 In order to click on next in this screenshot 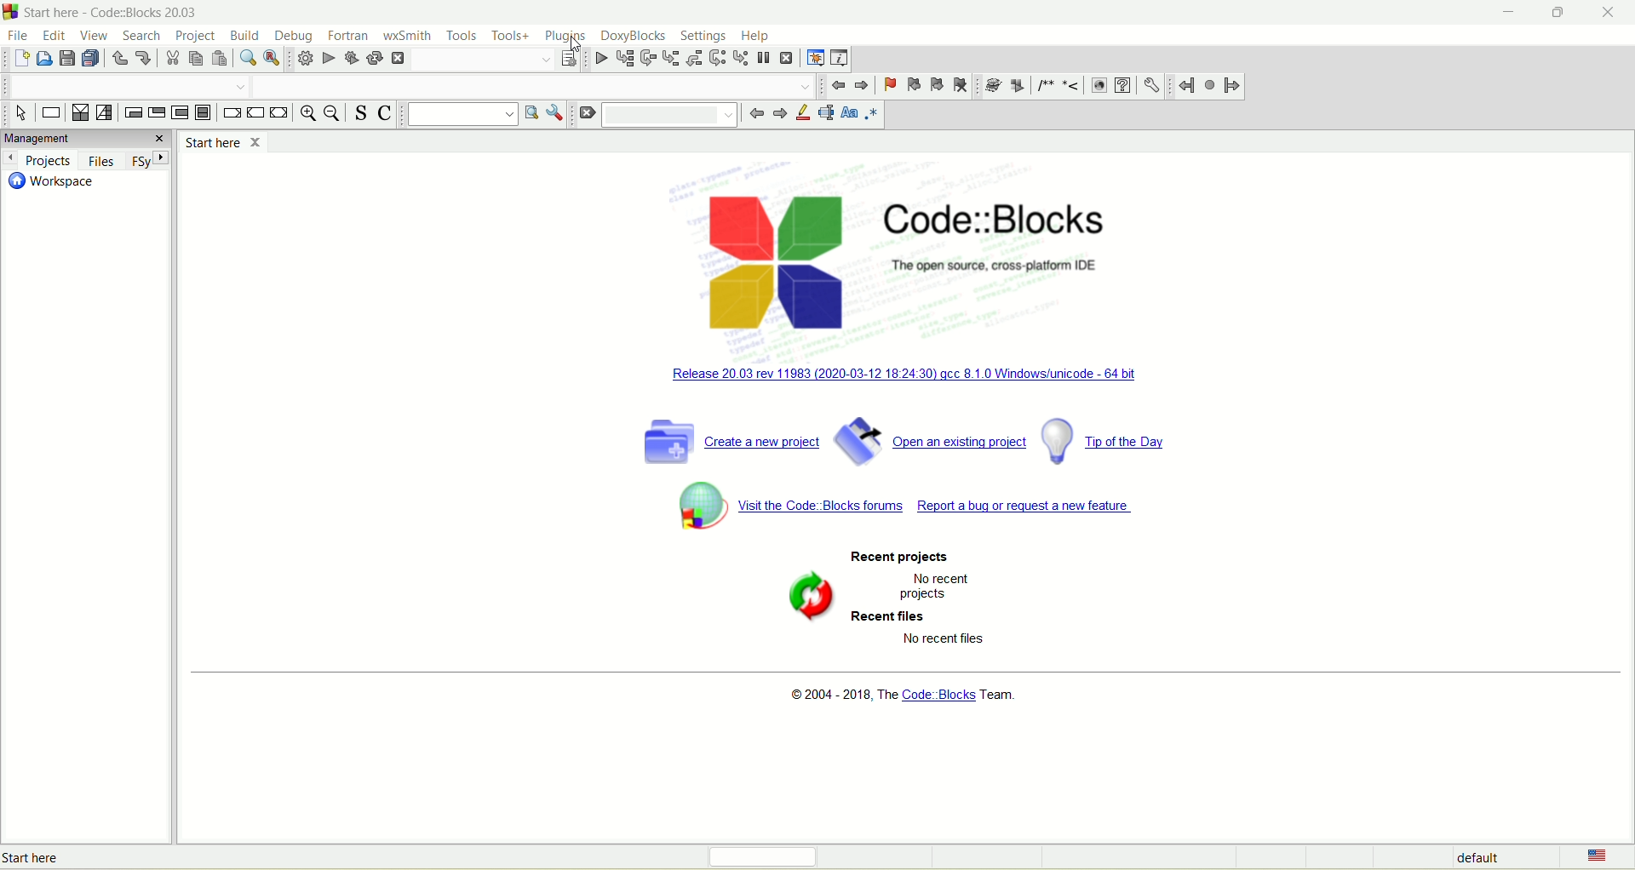, I will do `click(863, 85)`.